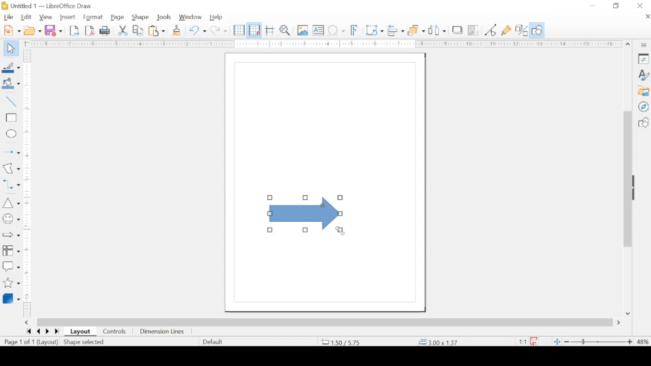 This screenshot has height=366, width=651. What do you see at coordinates (164, 17) in the screenshot?
I see `tools` at bounding box center [164, 17].